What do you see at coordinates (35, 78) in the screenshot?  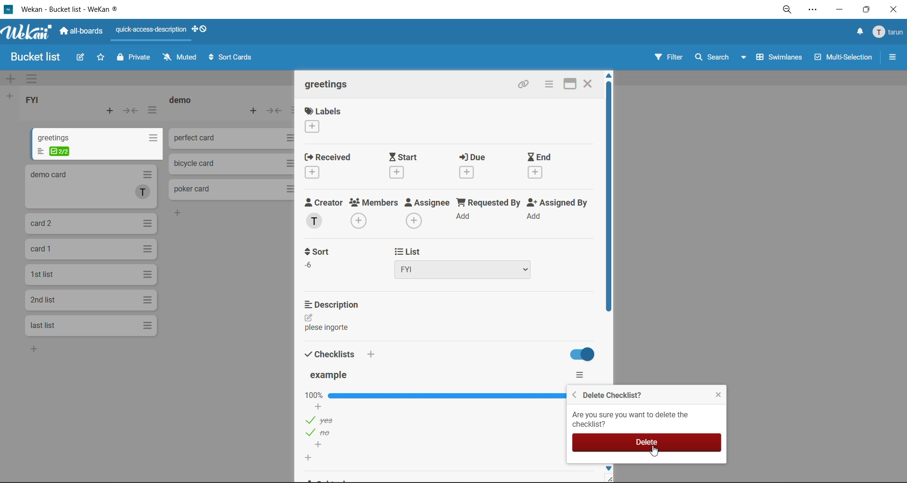 I see `swimlane actions` at bounding box center [35, 78].